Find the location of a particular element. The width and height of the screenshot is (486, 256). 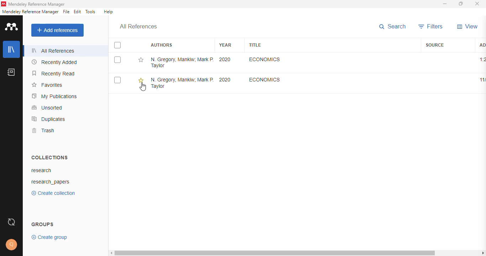

title is located at coordinates (254, 44).